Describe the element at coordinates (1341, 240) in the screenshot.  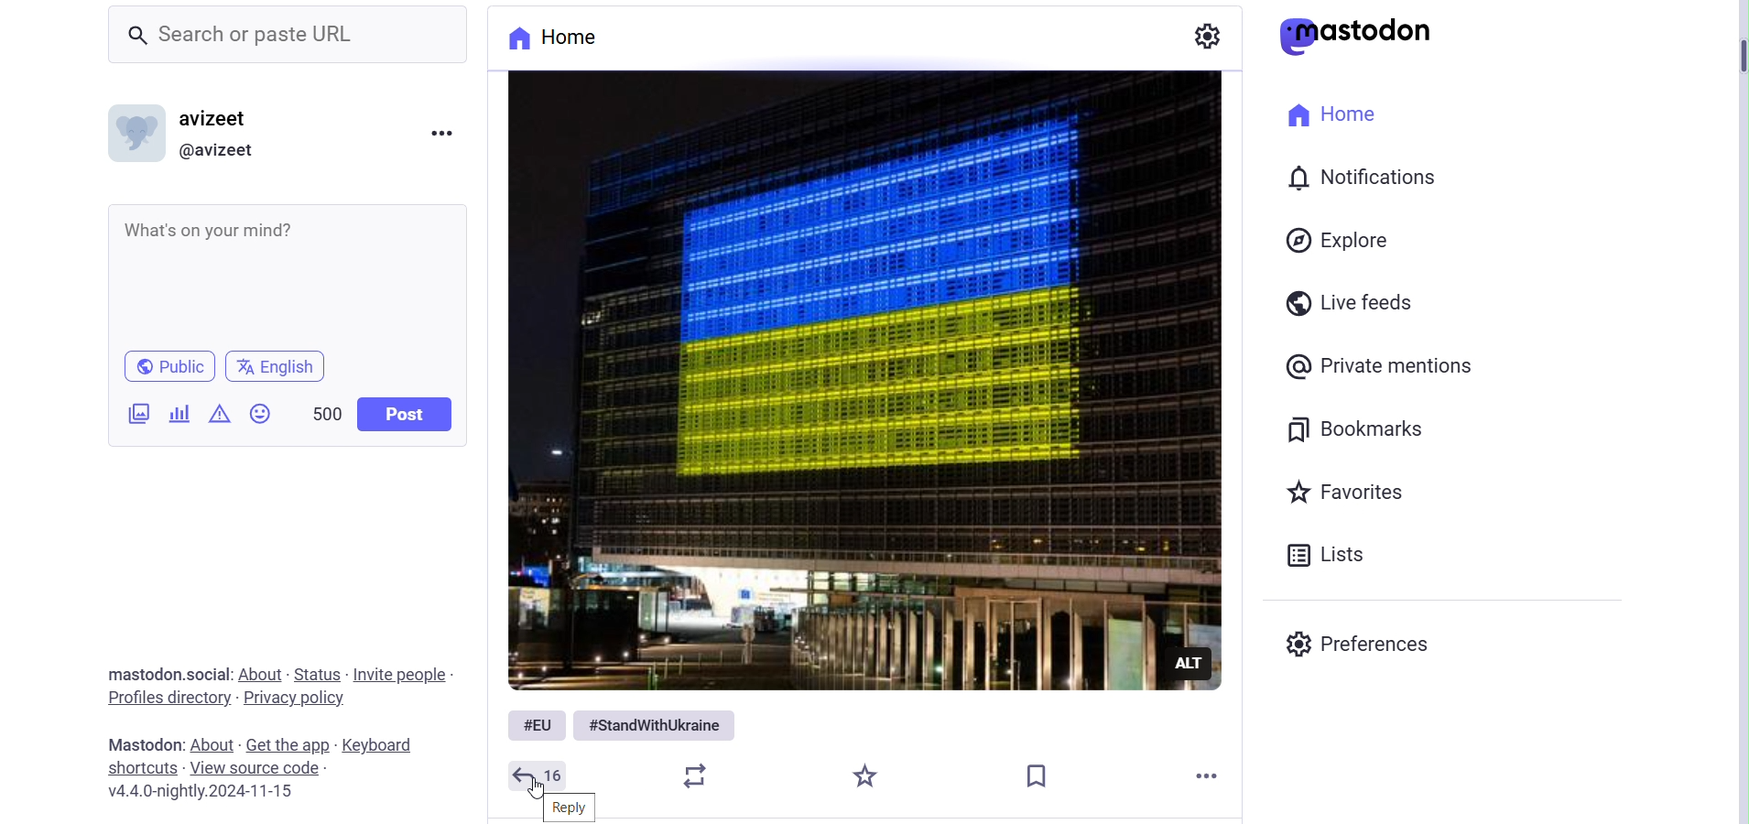
I see `Explore` at that location.